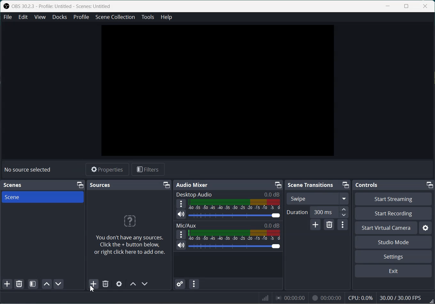 The width and height of the screenshot is (435, 304). Describe the element at coordinates (234, 204) in the screenshot. I see `Volume Indicator` at that location.